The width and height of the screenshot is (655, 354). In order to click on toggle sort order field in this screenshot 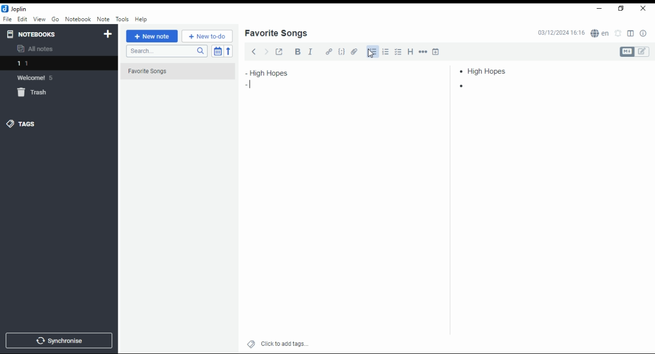, I will do `click(217, 51)`.